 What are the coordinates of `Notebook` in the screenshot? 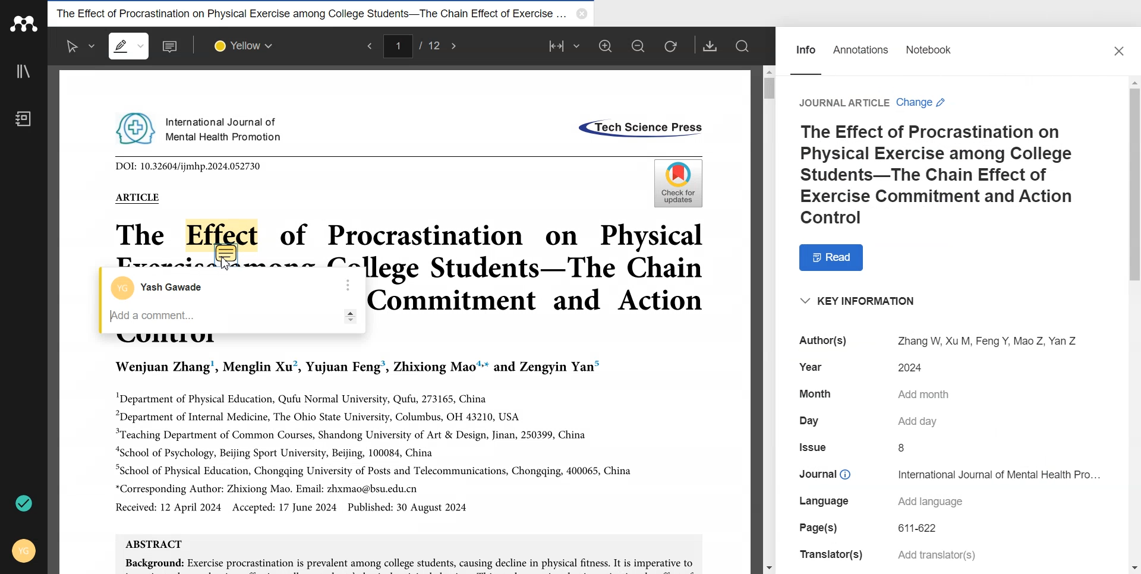 It's located at (23, 118).